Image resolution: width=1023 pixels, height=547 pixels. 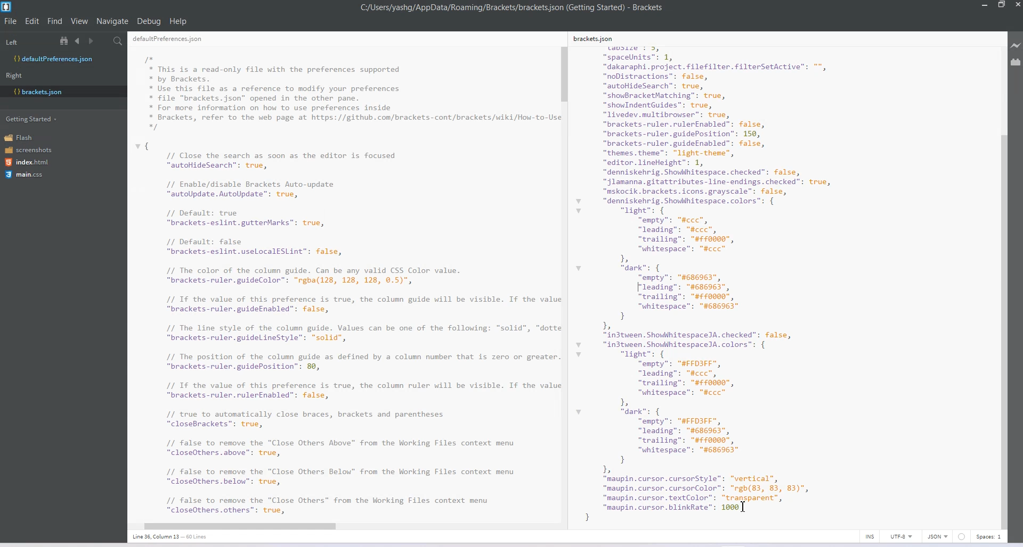 I want to click on Find, so click(x=55, y=21).